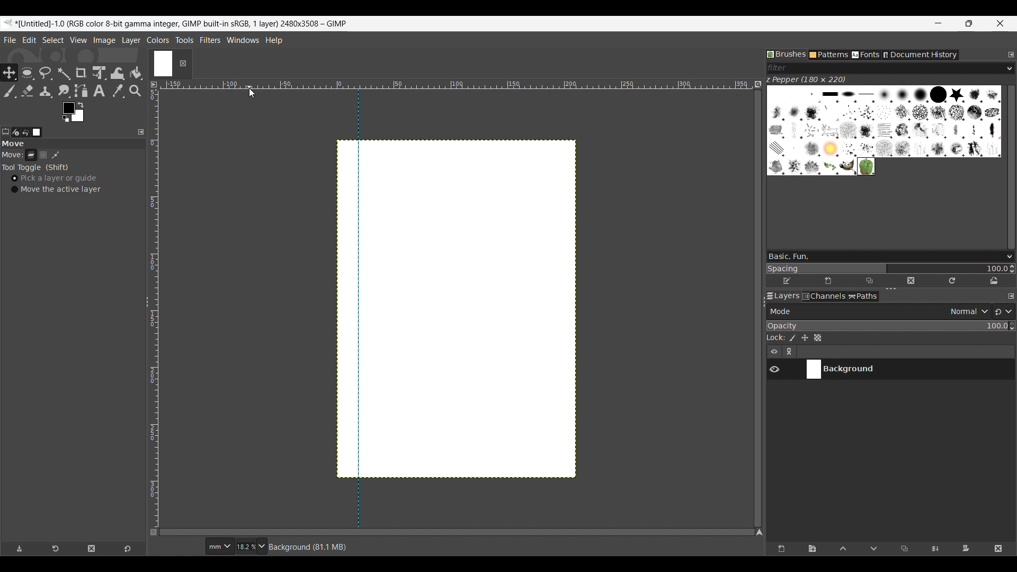 The height and width of the screenshot is (572, 1017). Describe the element at coordinates (866, 55) in the screenshot. I see `Fonts tab` at that location.